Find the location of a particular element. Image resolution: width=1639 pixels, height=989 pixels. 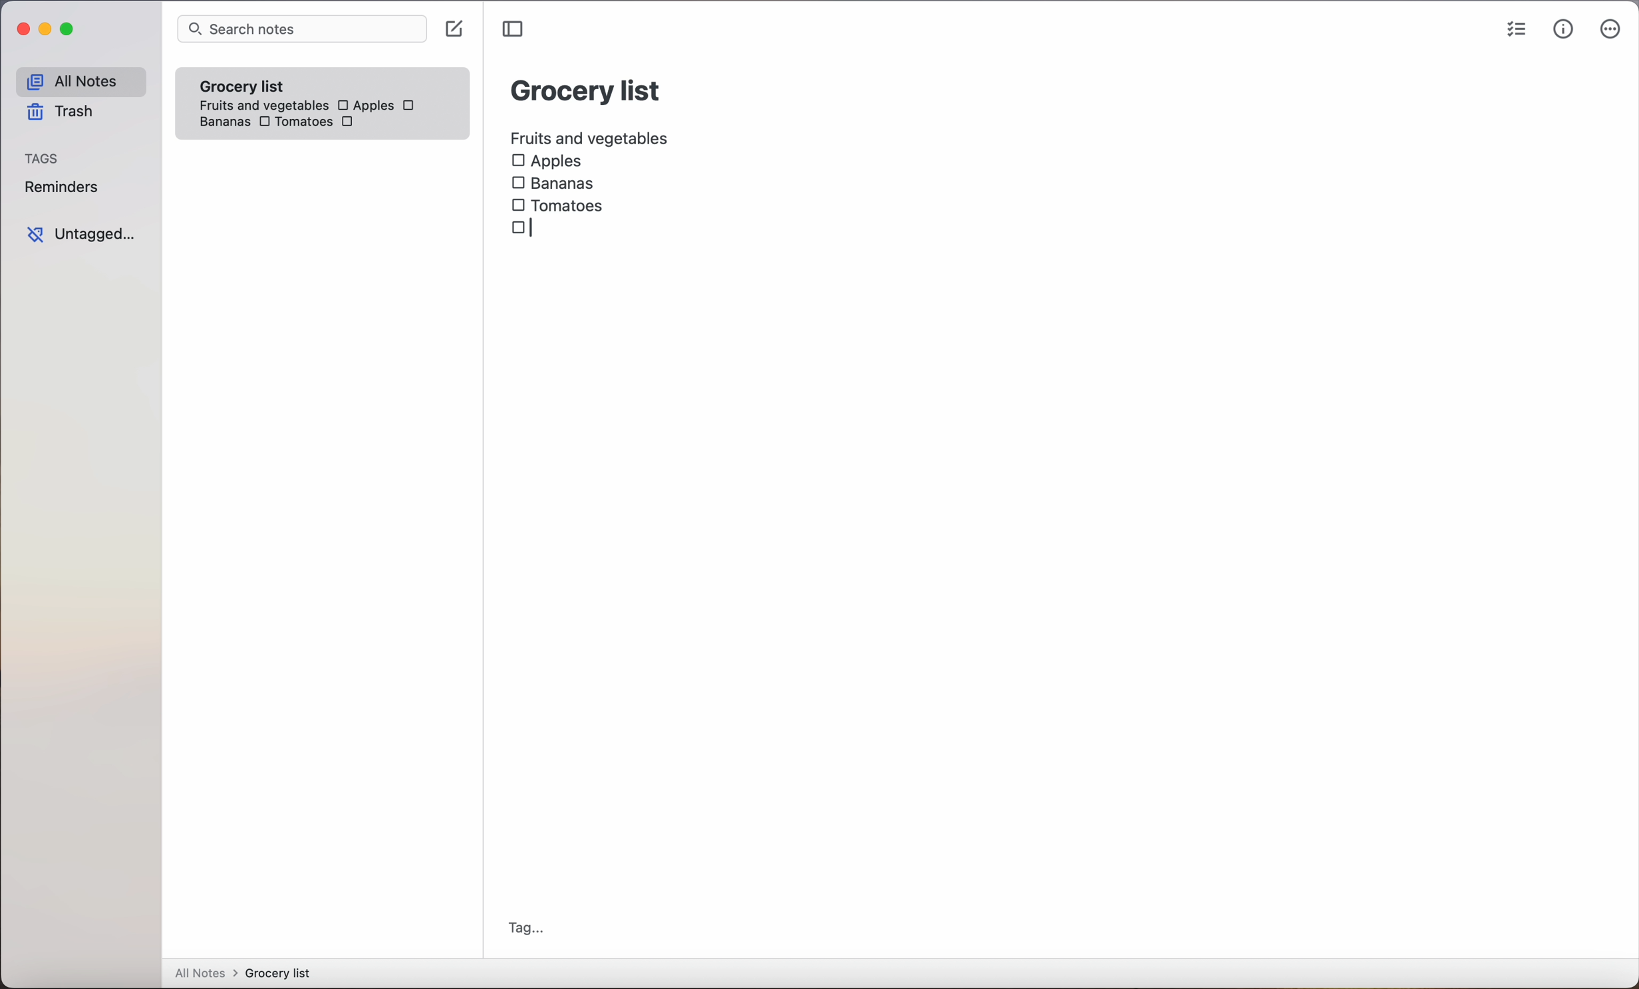

tags is located at coordinates (43, 160).